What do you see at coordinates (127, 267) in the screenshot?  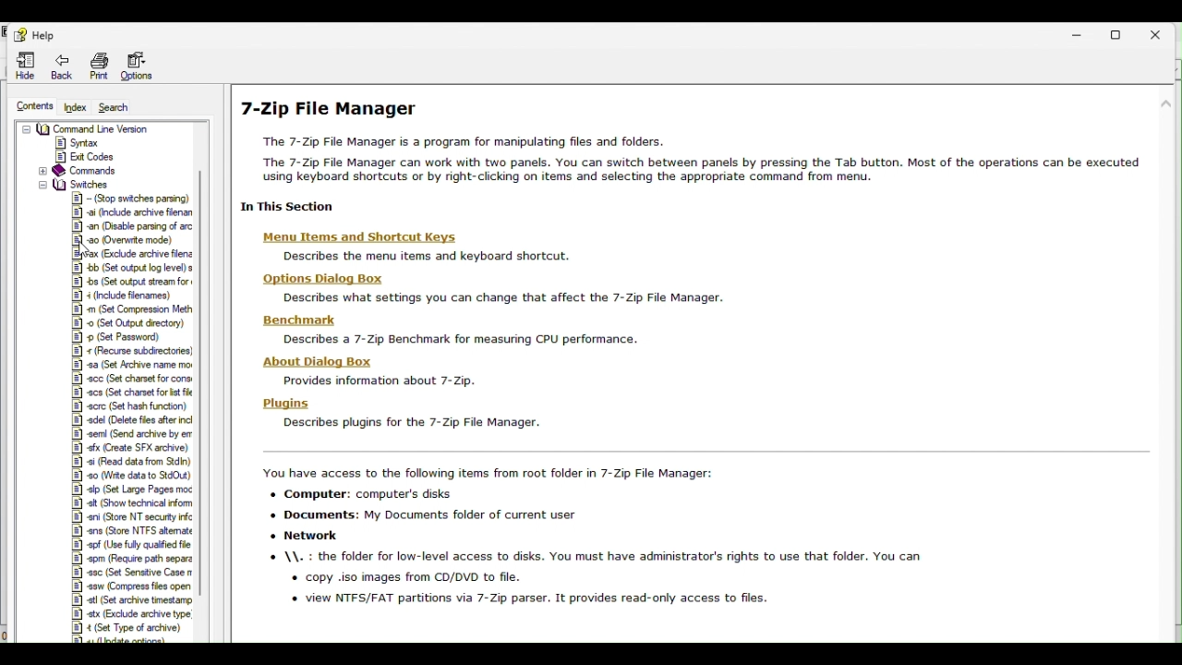 I see `|1E] bb (Set output log level) s` at bounding box center [127, 267].